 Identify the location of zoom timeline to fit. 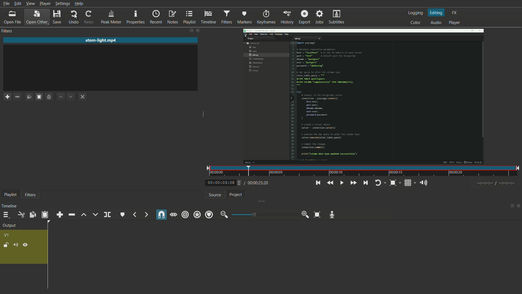
(393, 183).